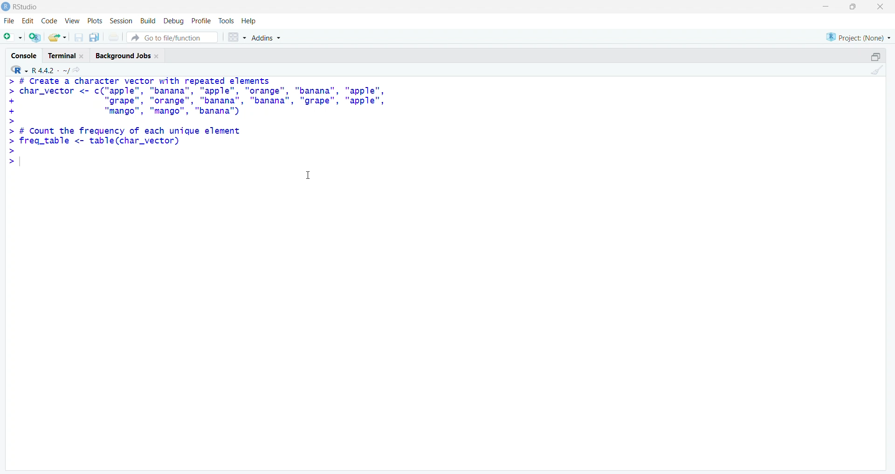 The height and width of the screenshot is (474, 895). What do you see at coordinates (114, 38) in the screenshot?
I see `Print the current file` at bounding box center [114, 38].